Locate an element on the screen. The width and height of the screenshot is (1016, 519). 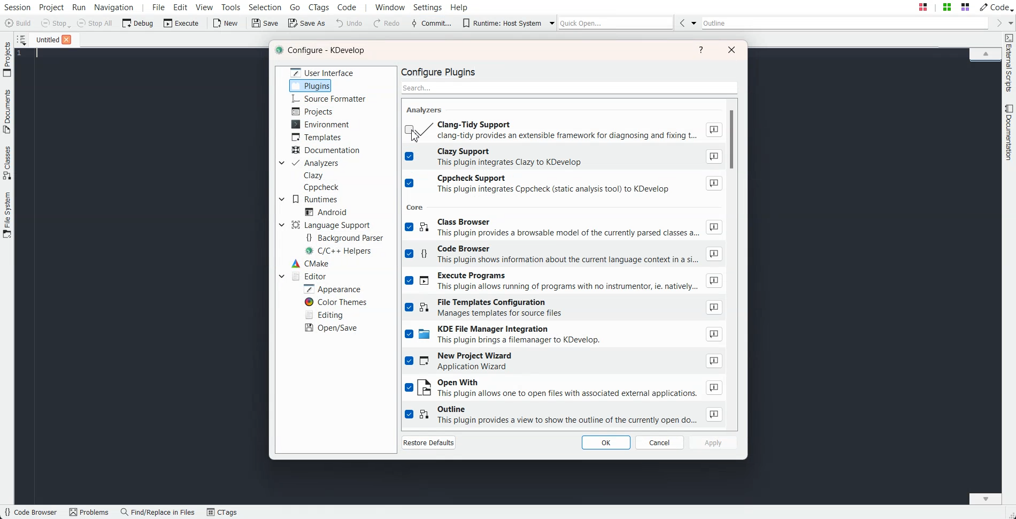
About is located at coordinates (714, 414).